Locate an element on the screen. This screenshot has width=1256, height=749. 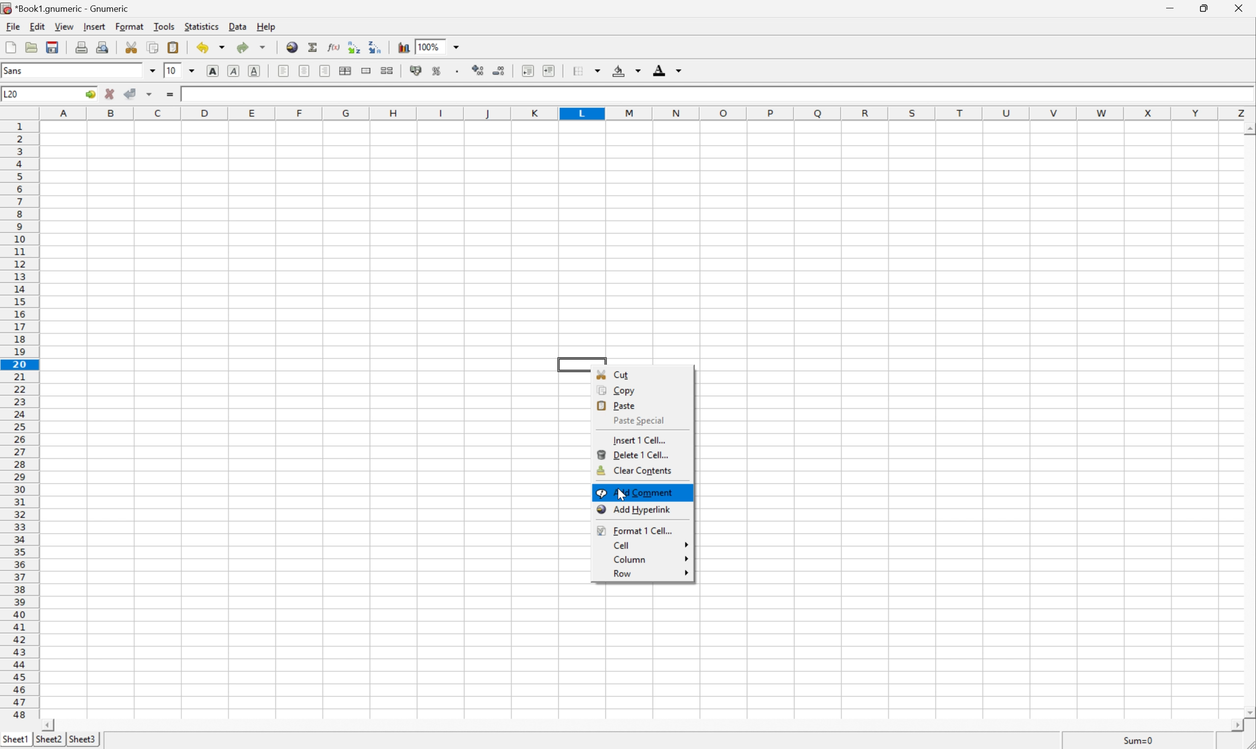
Align Left is located at coordinates (283, 72).